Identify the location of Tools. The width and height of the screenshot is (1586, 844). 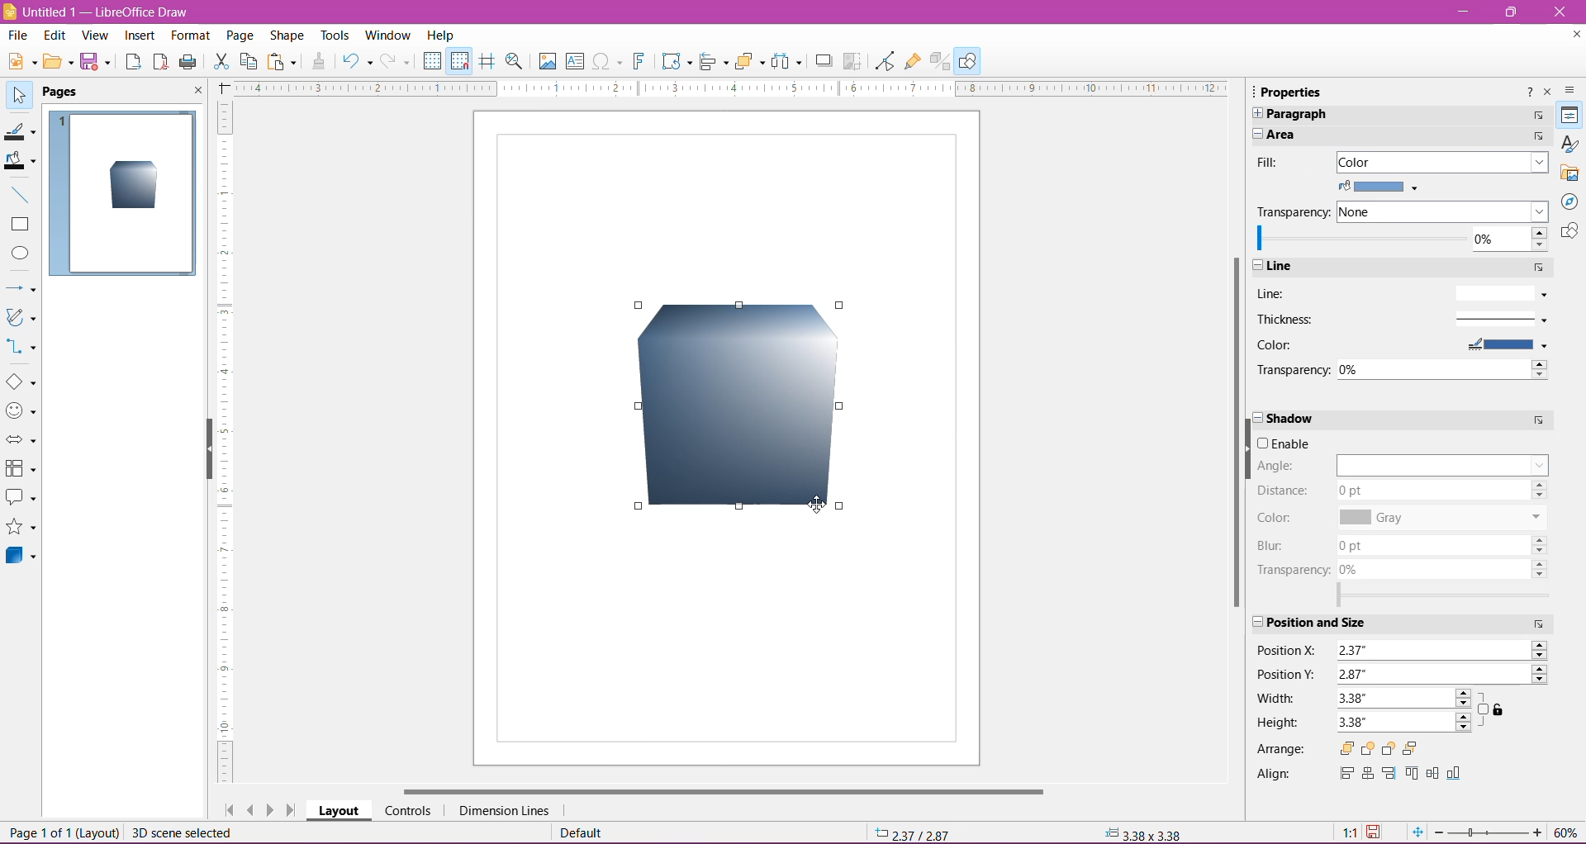
(336, 36).